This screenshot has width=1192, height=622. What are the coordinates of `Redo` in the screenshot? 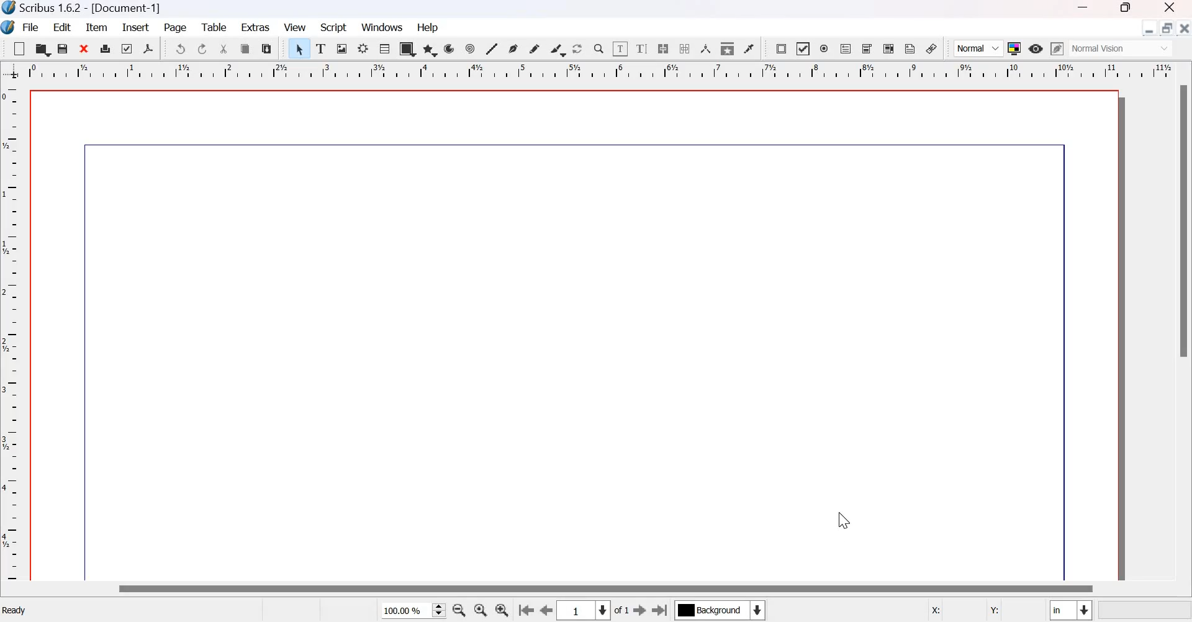 It's located at (203, 49).